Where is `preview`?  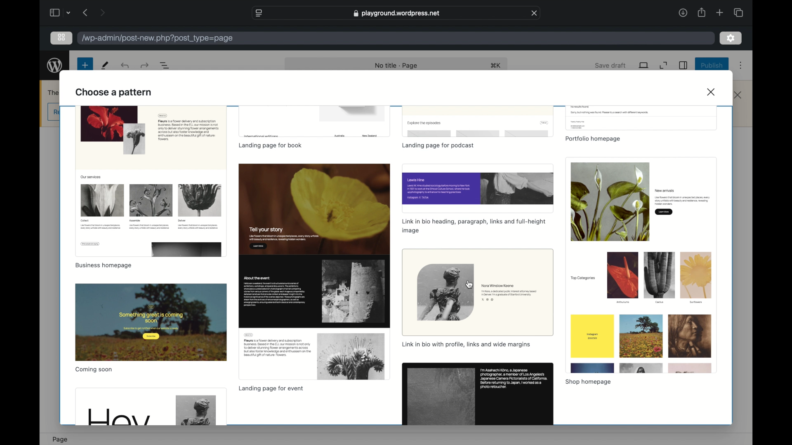
preview is located at coordinates (151, 407).